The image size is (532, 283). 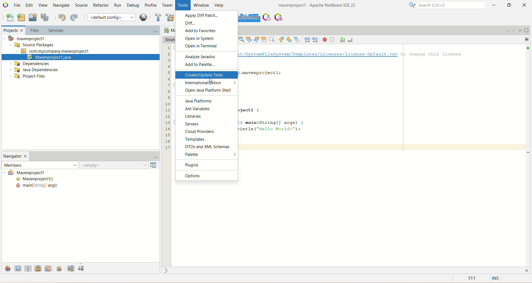 I want to click on options, so click(x=207, y=175).